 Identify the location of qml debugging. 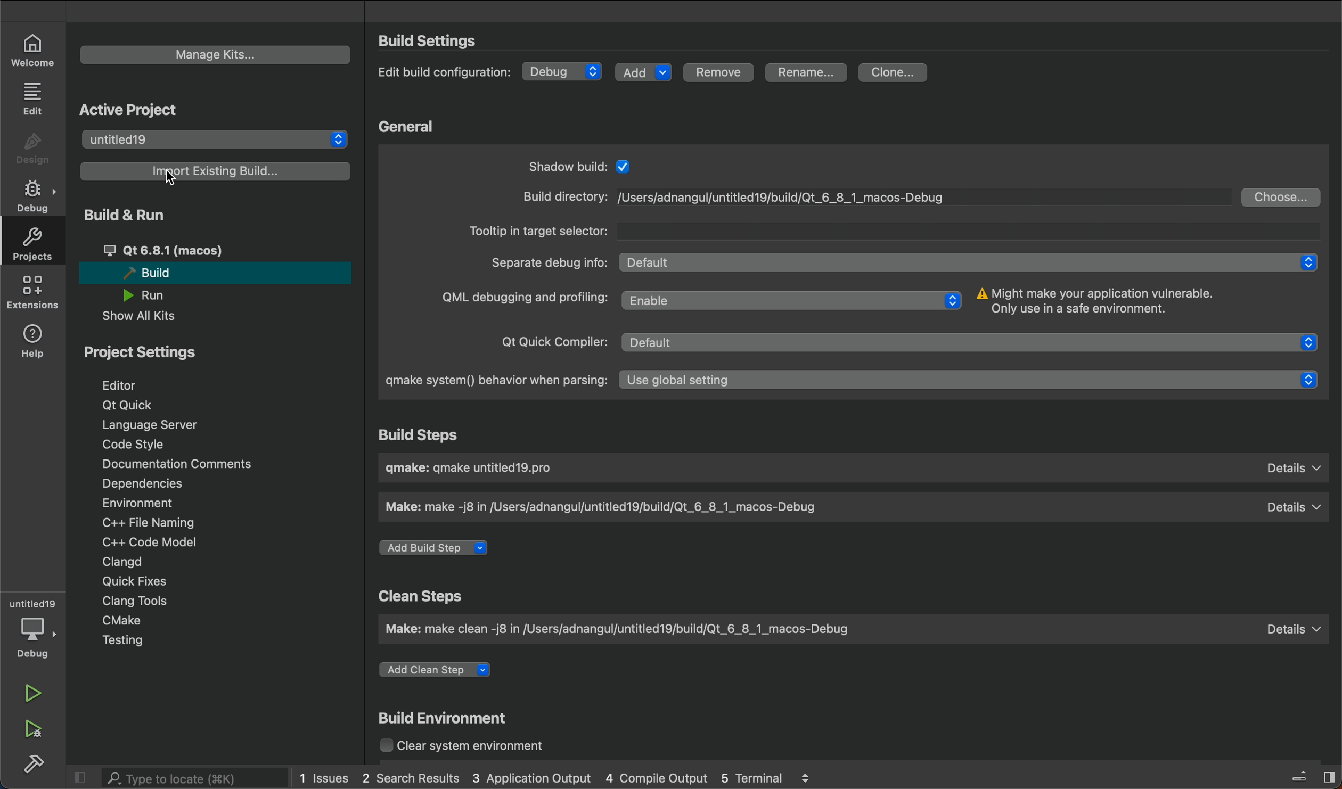
(697, 300).